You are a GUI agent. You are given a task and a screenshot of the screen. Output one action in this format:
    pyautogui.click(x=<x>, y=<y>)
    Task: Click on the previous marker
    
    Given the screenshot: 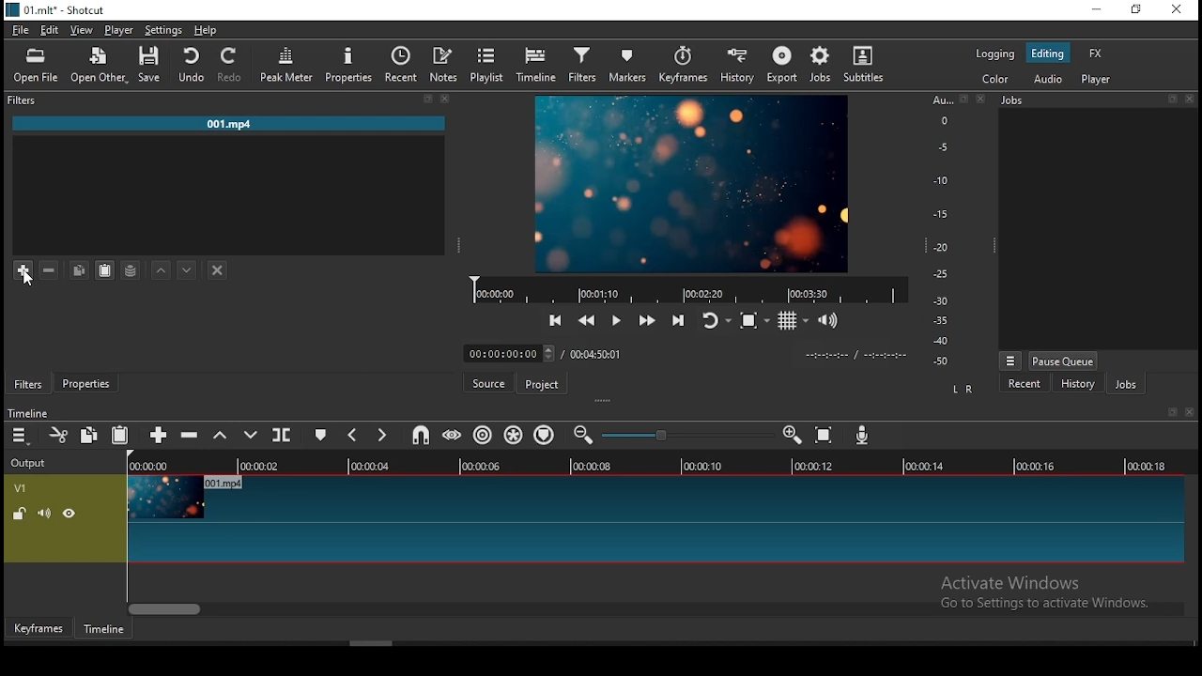 What is the action you would take?
    pyautogui.click(x=353, y=435)
    